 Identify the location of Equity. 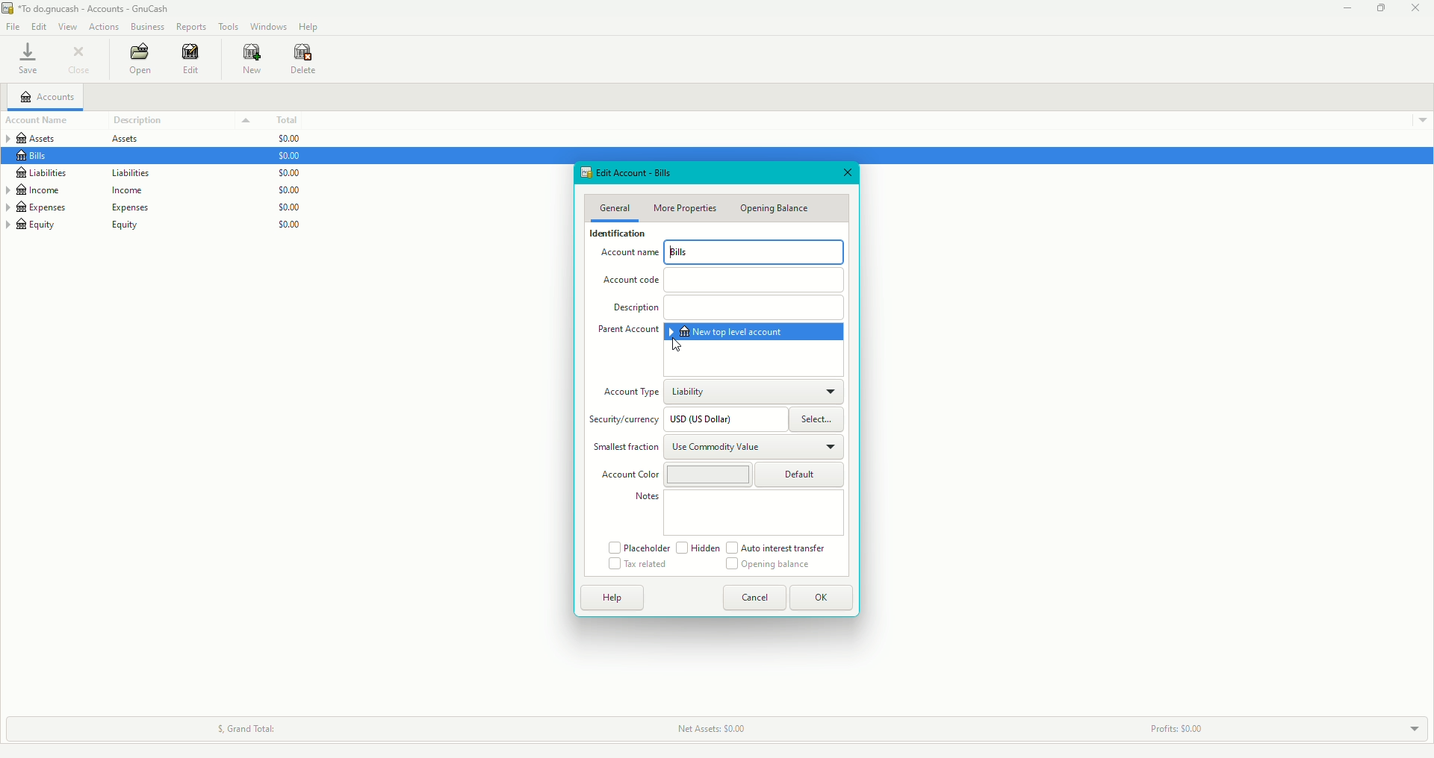
(79, 229).